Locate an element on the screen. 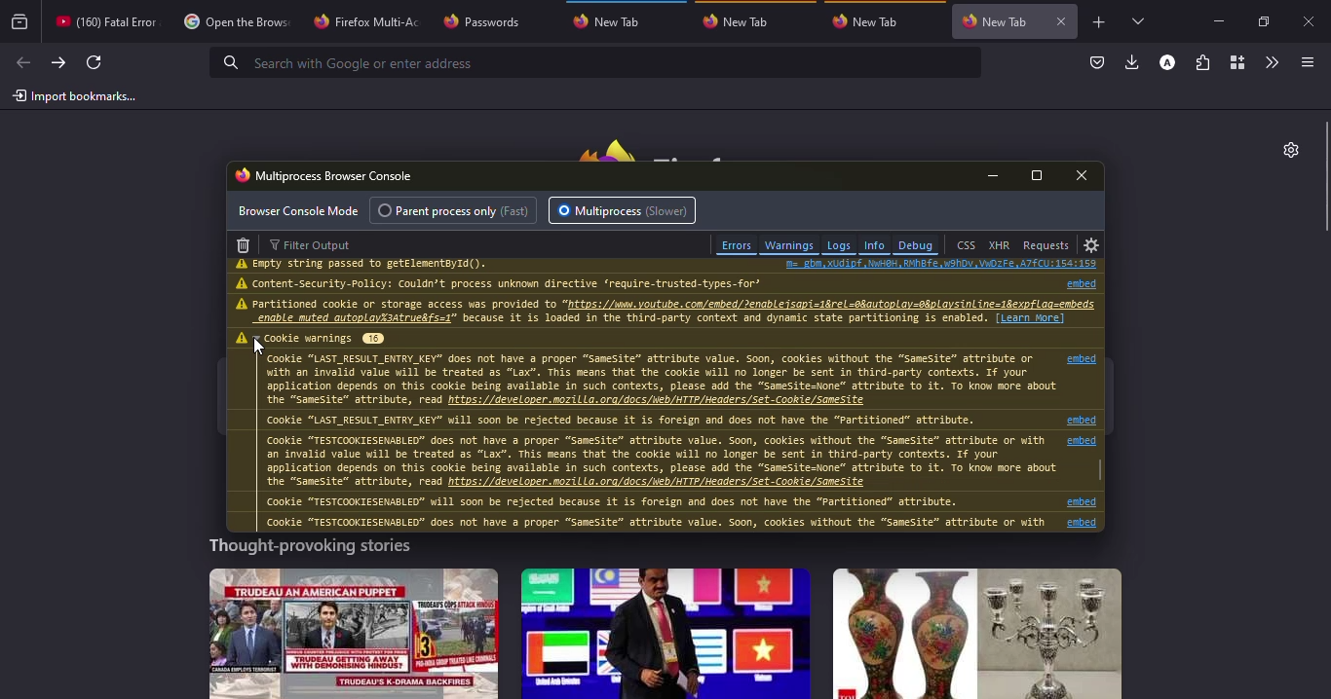 This screenshot has width=1331, height=699. extensions is located at coordinates (1204, 62).